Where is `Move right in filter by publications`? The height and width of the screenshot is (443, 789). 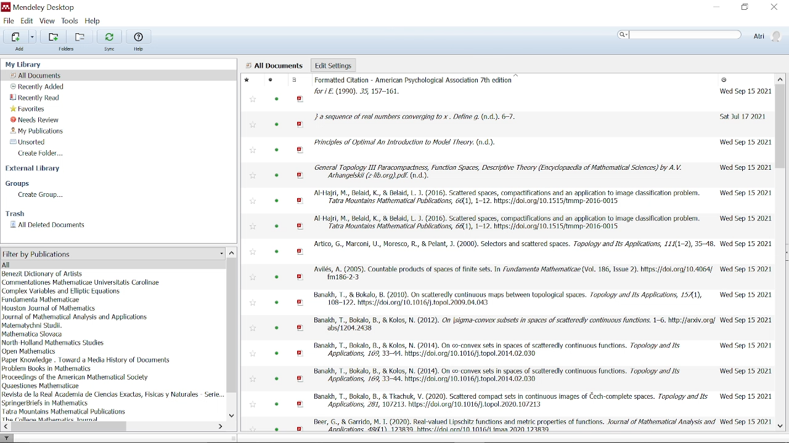
Move right in filter by publications is located at coordinates (219, 426).